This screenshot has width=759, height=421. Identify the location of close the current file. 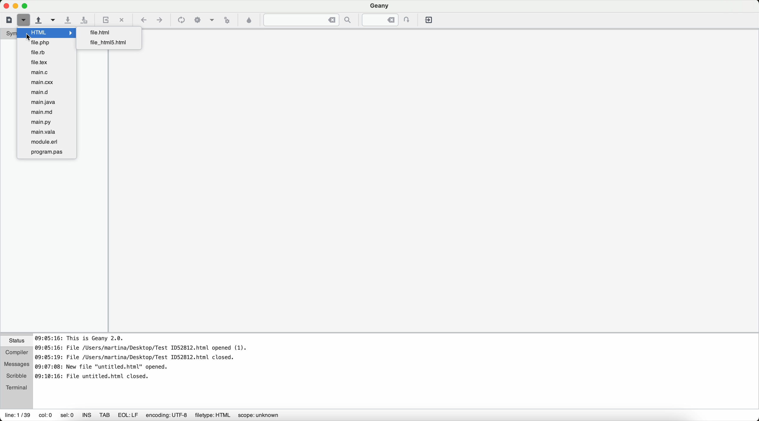
(121, 20).